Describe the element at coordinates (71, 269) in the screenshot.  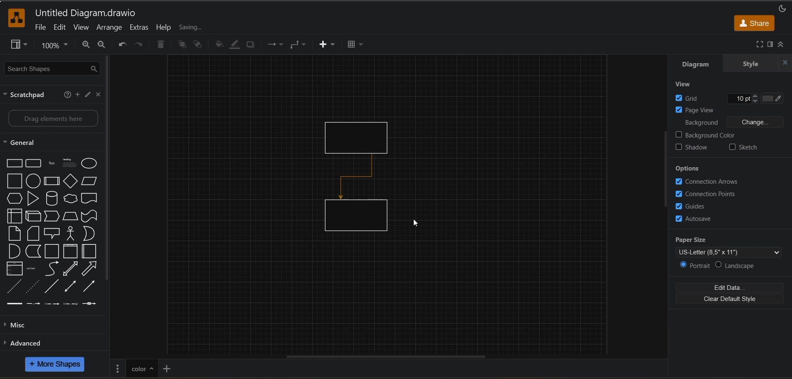
I see `Bidirectional Arrow` at that location.